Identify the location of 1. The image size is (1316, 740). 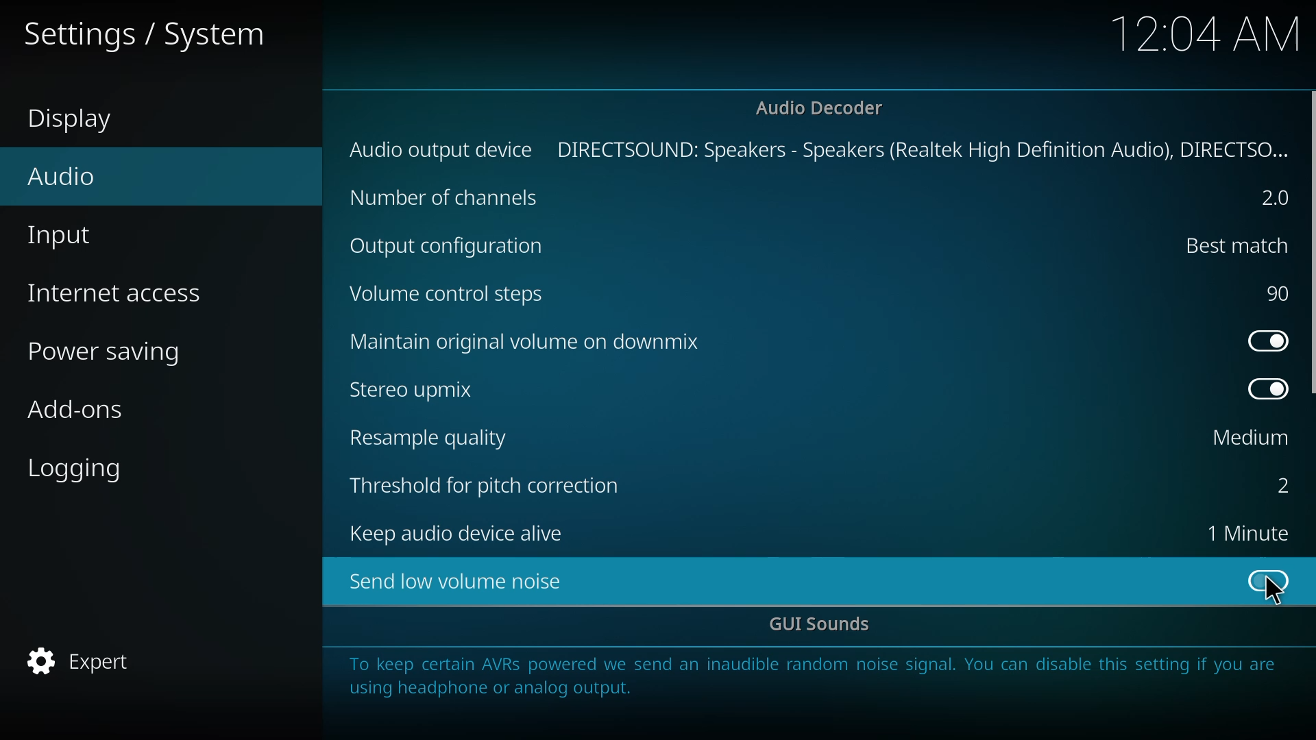
(1247, 533).